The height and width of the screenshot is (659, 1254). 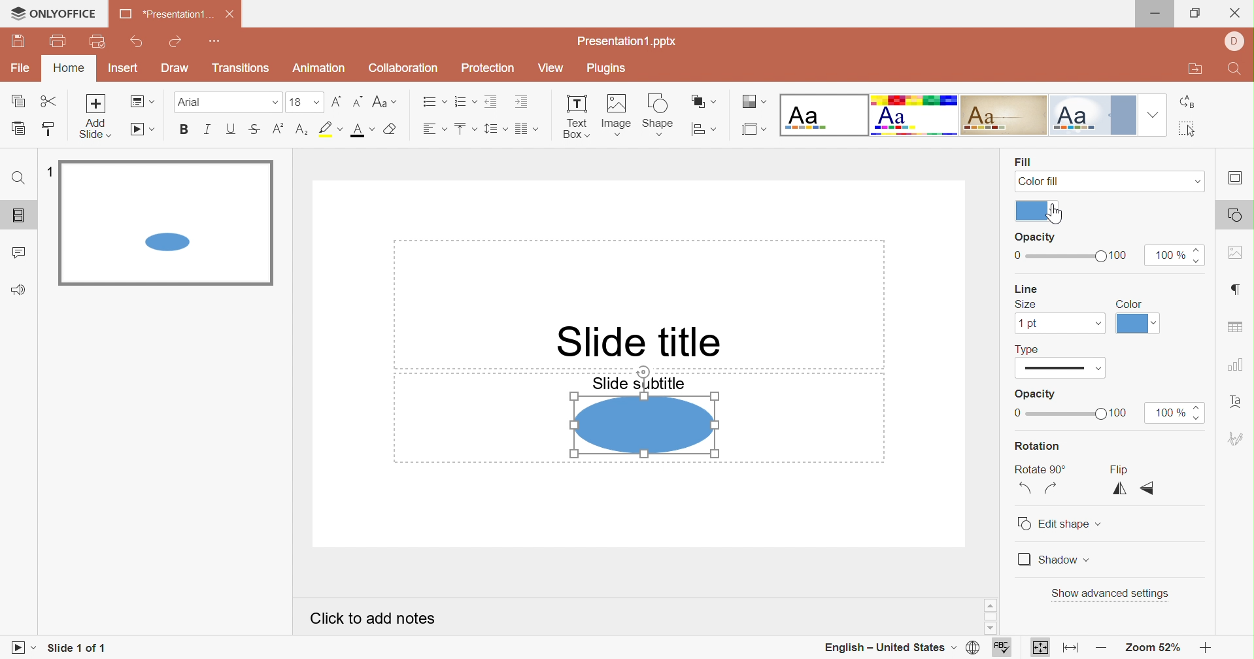 I want to click on Home, so click(x=71, y=69).